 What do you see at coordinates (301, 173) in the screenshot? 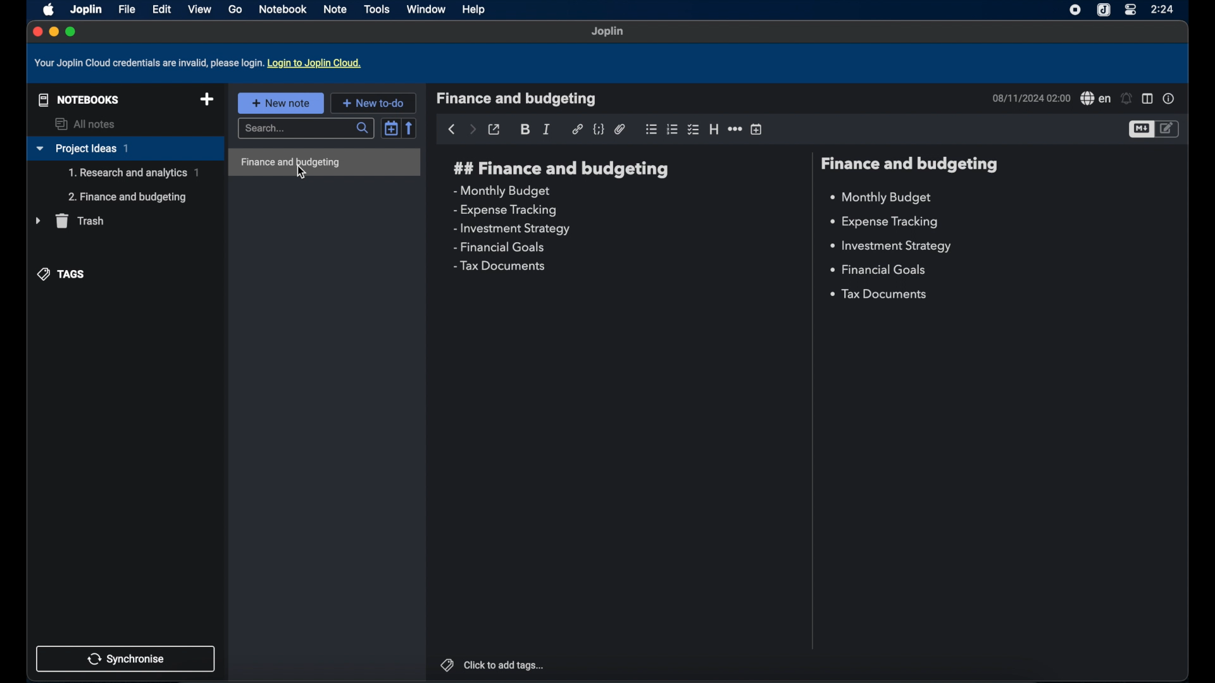
I see `cursor` at bounding box center [301, 173].